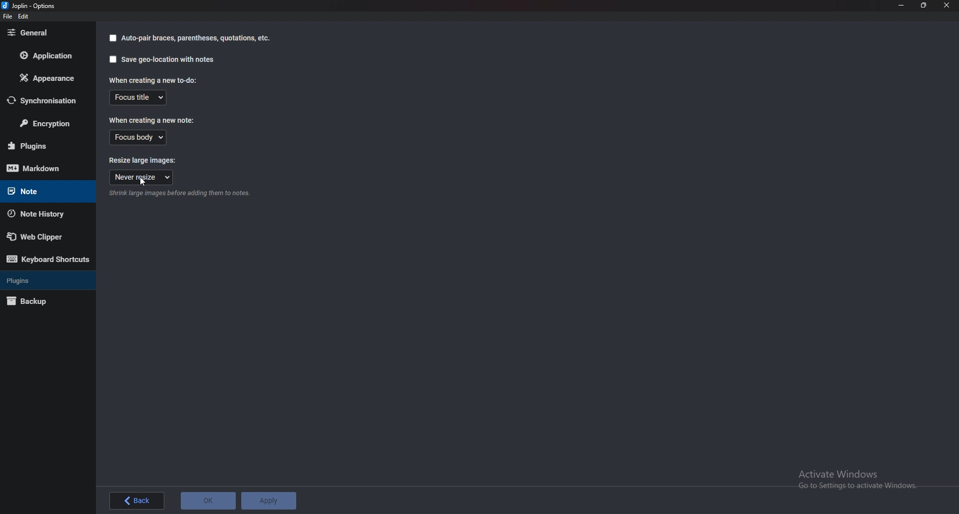 The image size is (959, 514). What do you see at coordinates (23, 16) in the screenshot?
I see `Edit` at bounding box center [23, 16].